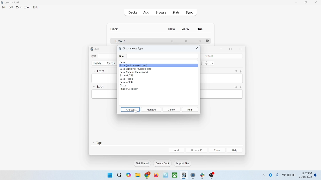 This screenshot has height=180, width=321. I want to click on help, so click(191, 110).